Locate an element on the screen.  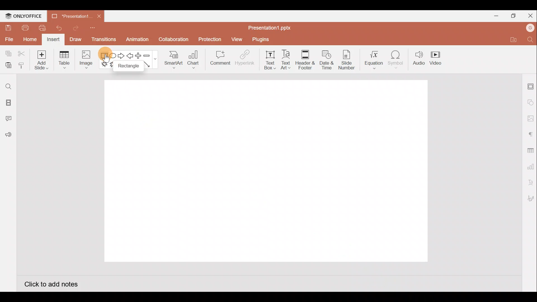
Shape settings is located at coordinates (531, 102).